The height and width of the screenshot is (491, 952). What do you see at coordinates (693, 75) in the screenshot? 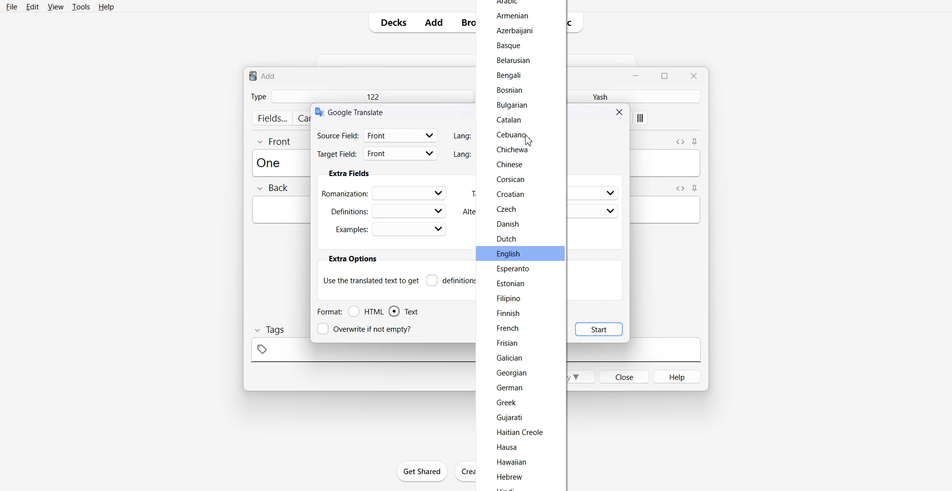
I see `Close` at bounding box center [693, 75].